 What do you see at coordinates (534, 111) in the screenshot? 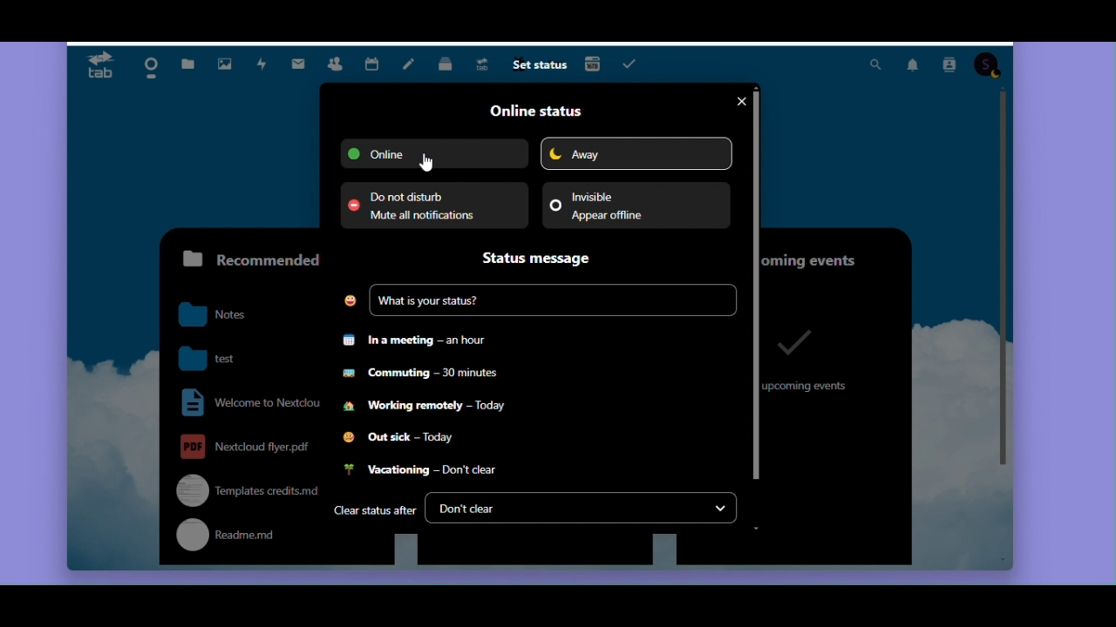
I see `Online status` at bounding box center [534, 111].